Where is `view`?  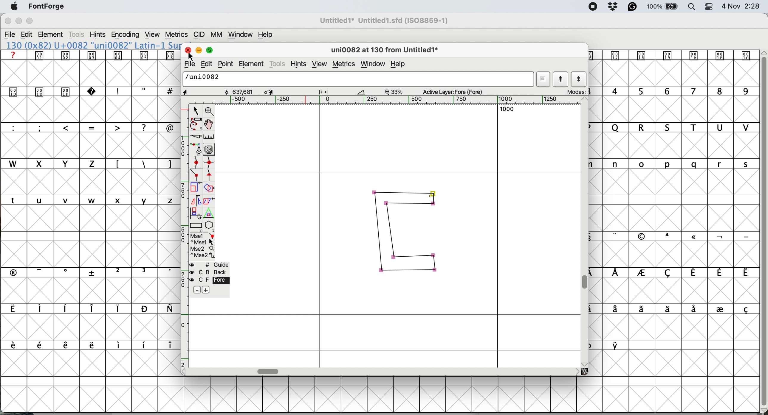
view is located at coordinates (320, 64).